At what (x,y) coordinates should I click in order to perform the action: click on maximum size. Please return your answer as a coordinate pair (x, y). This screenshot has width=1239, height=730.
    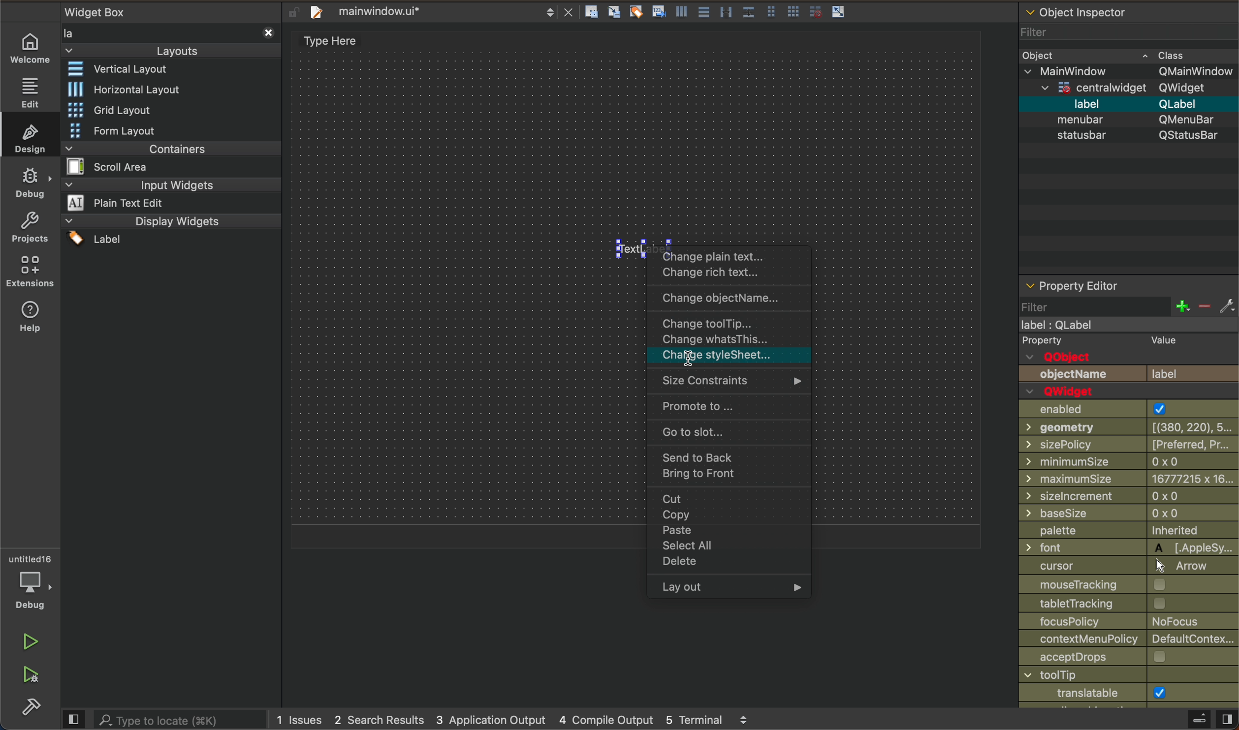
    Looking at the image, I should click on (1128, 480).